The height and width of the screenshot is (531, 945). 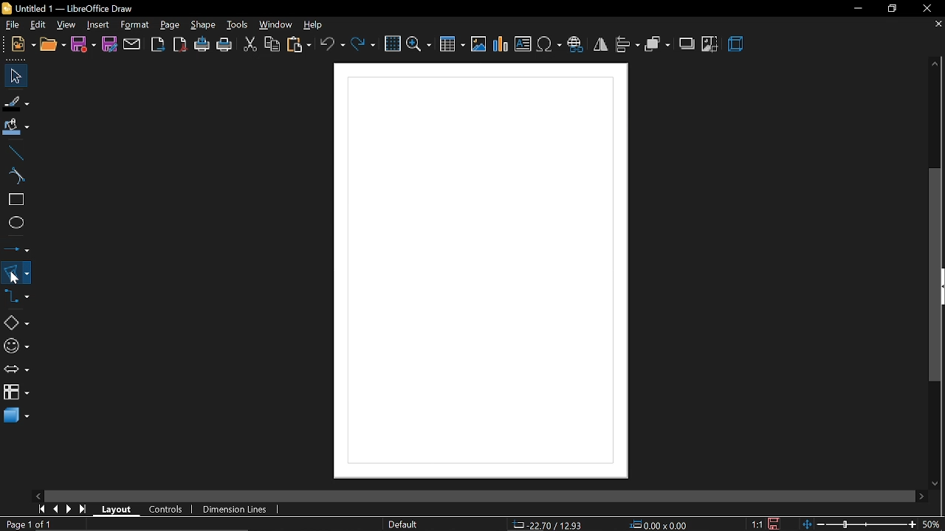 I want to click on shape, so click(x=203, y=27).